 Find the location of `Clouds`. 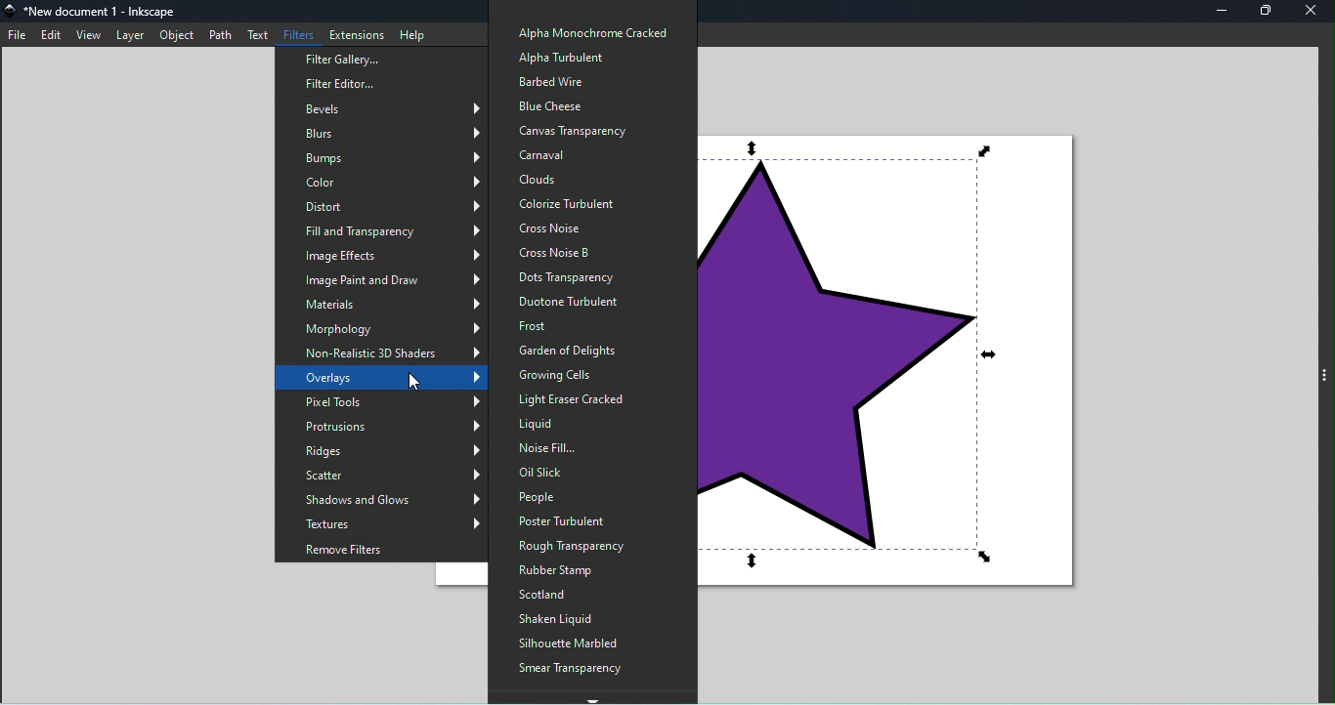

Clouds is located at coordinates (583, 179).